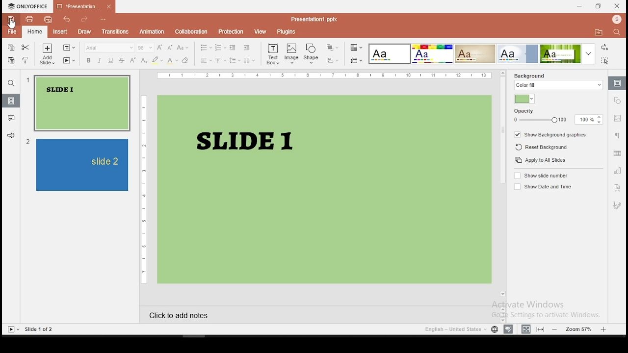 This screenshot has width=628, height=353. What do you see at coordinates (109, 48) in the screenshot?
I see `font` at bounding box center [109, 48].